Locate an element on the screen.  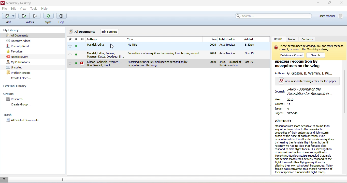
year: 2020 is located at coordinates (285, 99).